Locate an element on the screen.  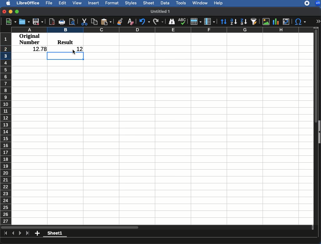
12.78 is located at coordinates (37, 49).